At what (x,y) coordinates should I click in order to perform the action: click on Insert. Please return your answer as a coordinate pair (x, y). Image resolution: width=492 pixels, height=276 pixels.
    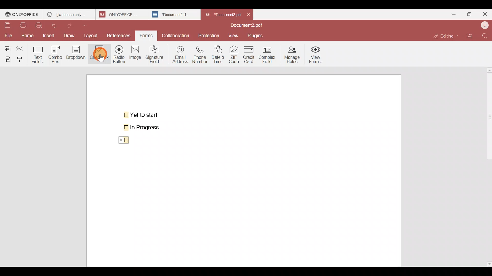
    Looking at the image, I should click on (48, 35).